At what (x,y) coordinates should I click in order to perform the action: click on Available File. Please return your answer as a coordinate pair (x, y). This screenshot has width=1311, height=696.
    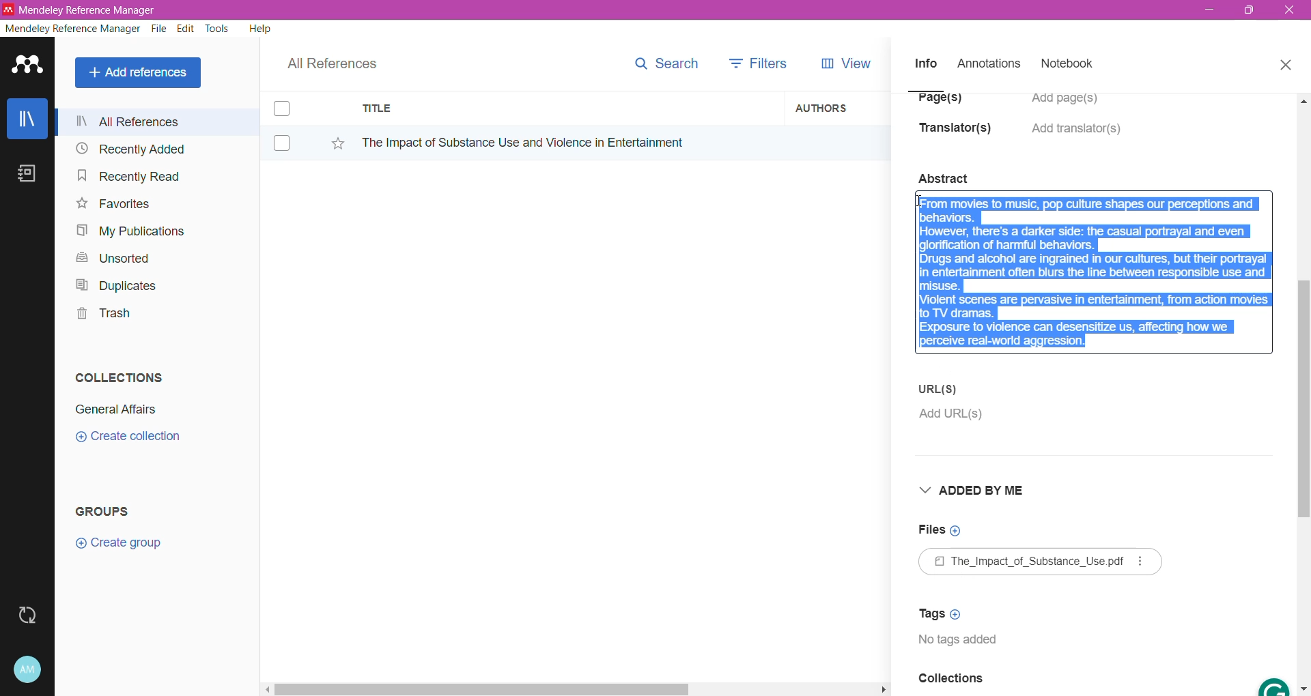
    Looking at the image, I should click on (1043, 563).